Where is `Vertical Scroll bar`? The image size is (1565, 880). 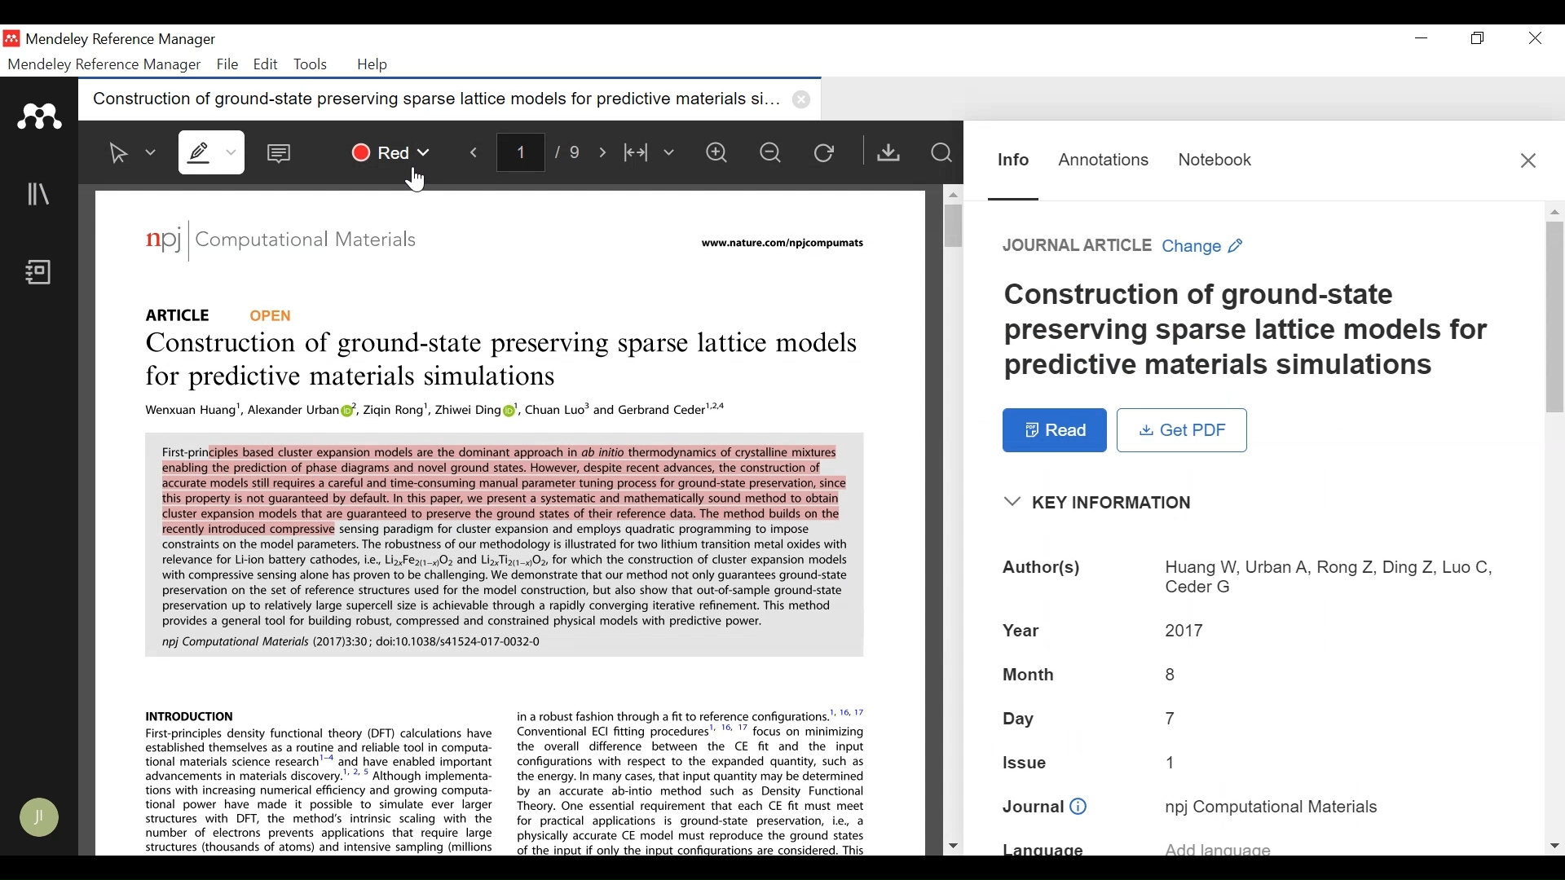
Vertical Scroll bar is located at coordinates (1555, 321).